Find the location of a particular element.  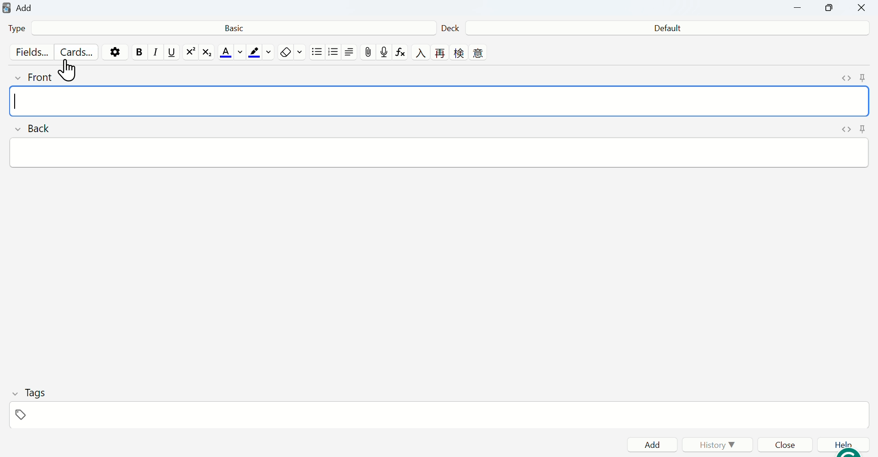

language is located at coordinates (420, 52).